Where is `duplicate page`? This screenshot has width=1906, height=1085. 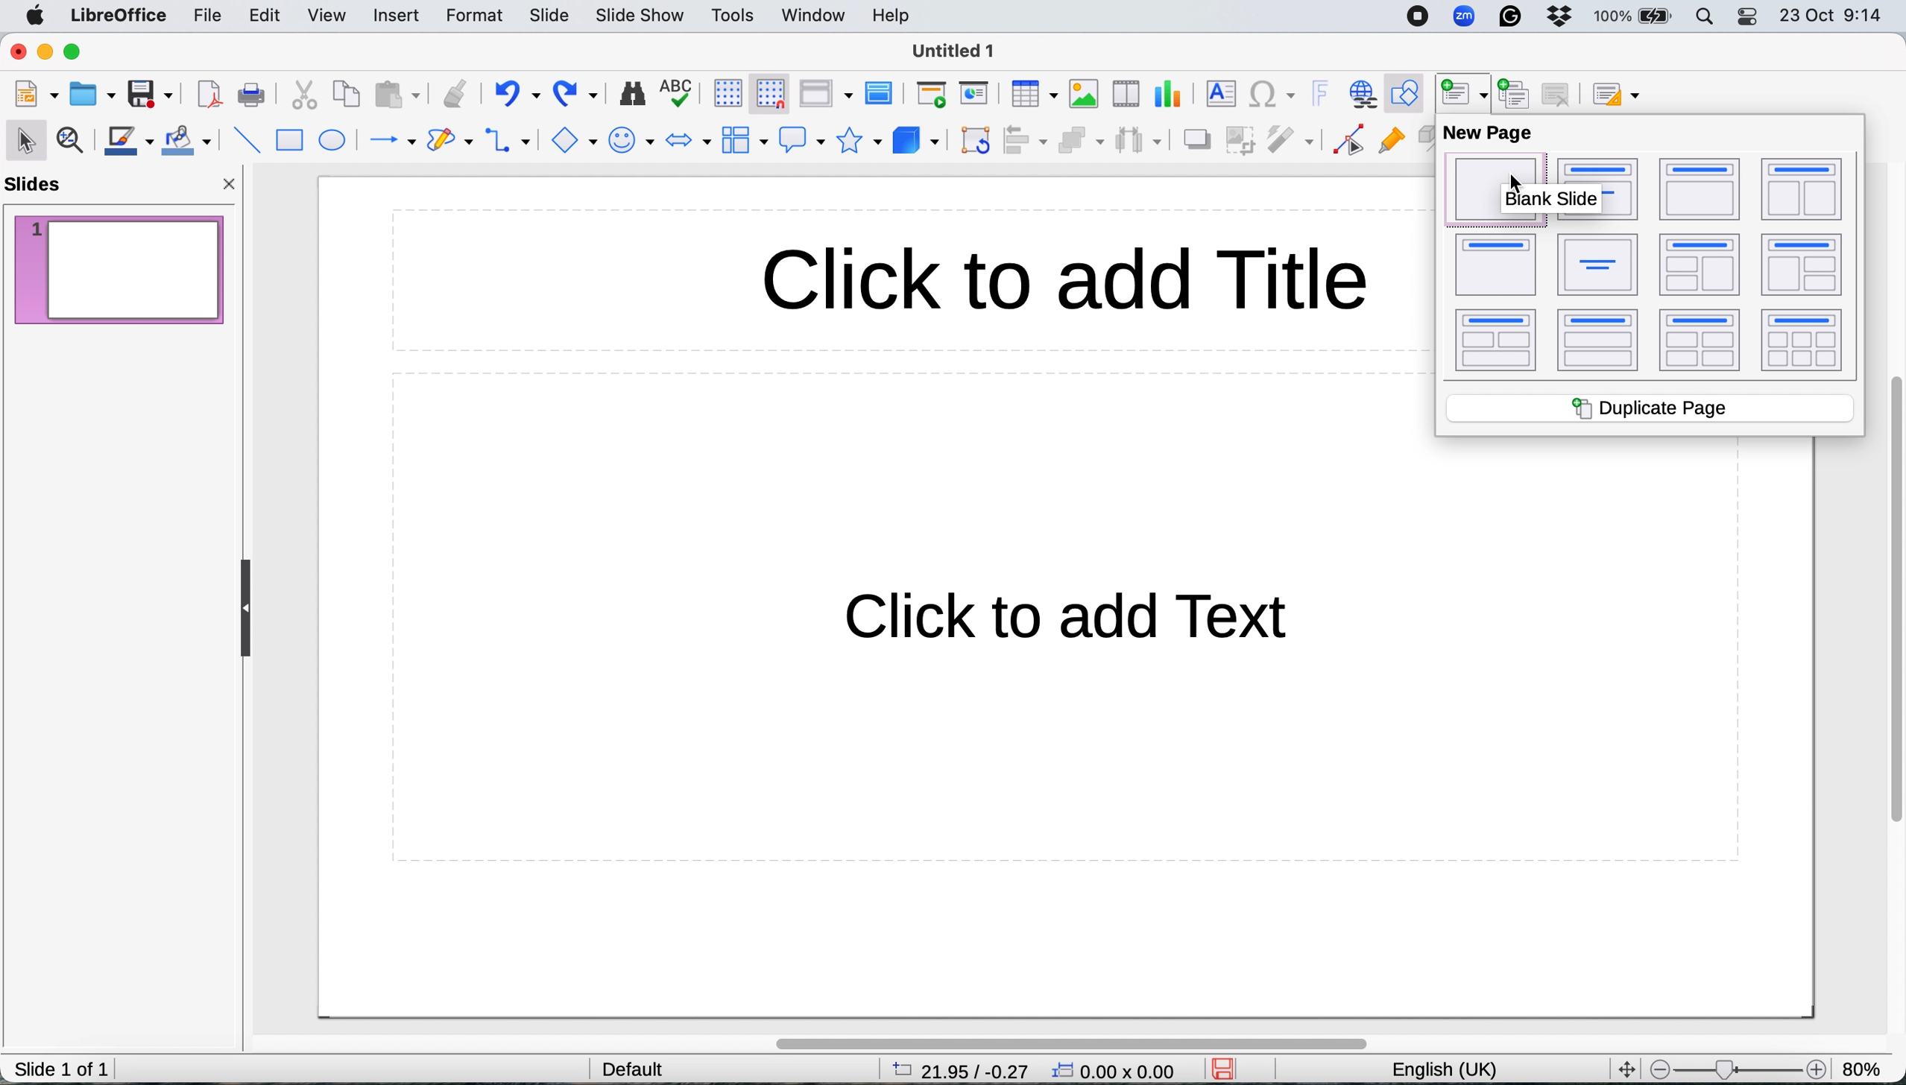 duplicate page is located at coordinates (1650, 406).